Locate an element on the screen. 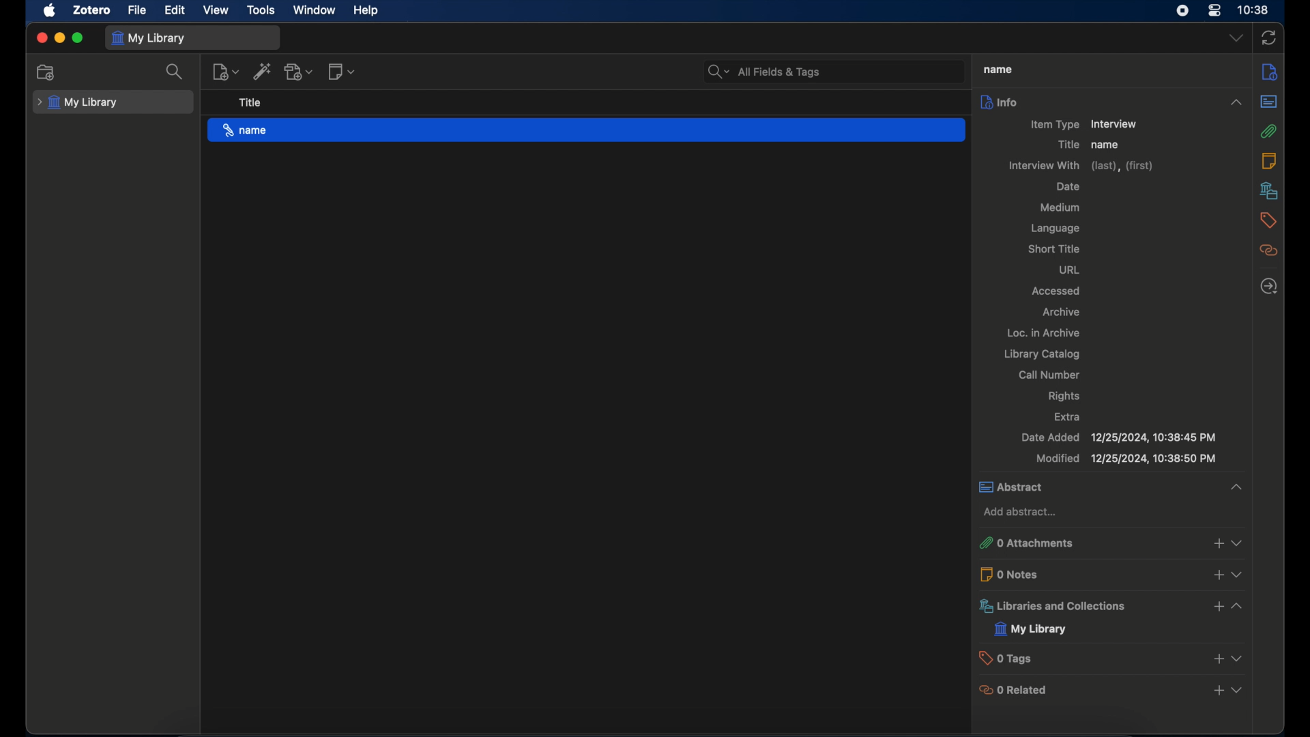 This screenshot has height=737, width=1310. zotero is located at coordinates (93, 10).